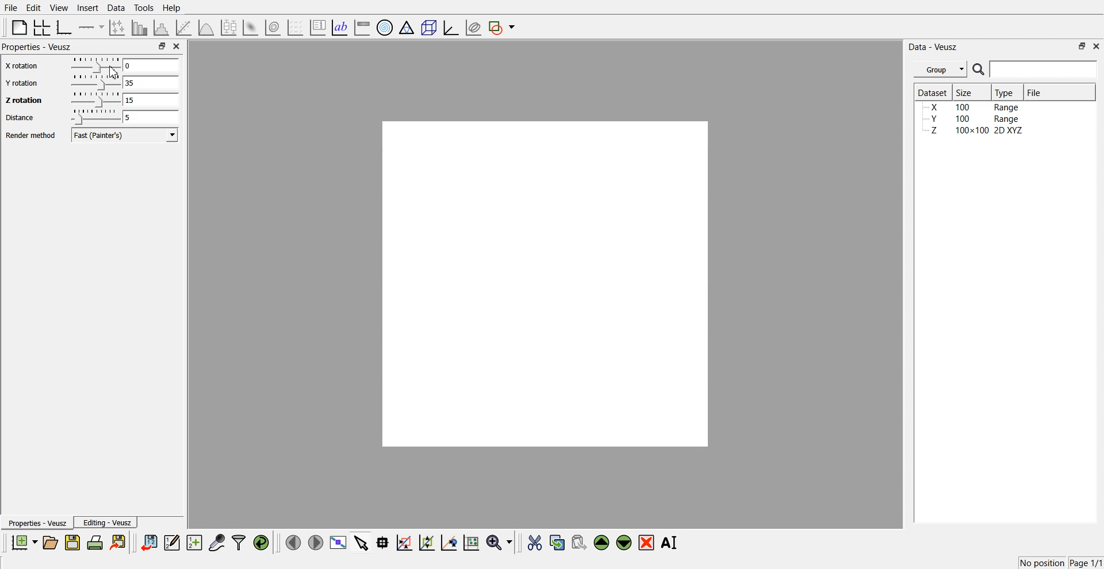  Describe the element at coordinates (1060, 563) in the screenshot. I see `No position Page 1/1` at that location.